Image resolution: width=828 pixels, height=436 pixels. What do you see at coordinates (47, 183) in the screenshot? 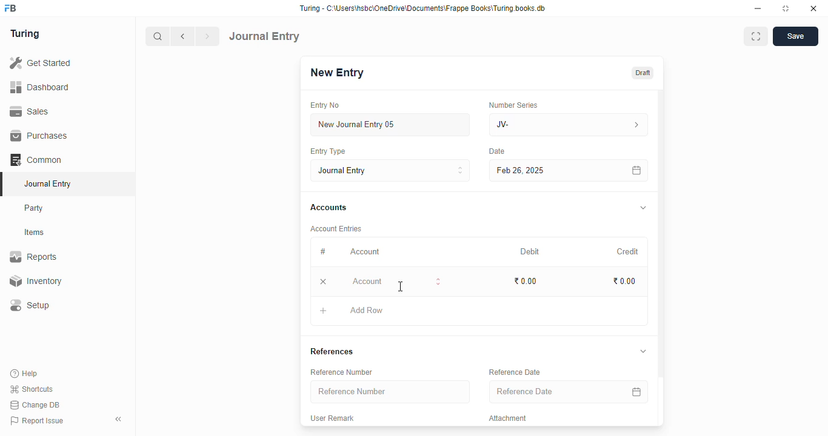
I see `journal entry` at bounding box center [47, 183].